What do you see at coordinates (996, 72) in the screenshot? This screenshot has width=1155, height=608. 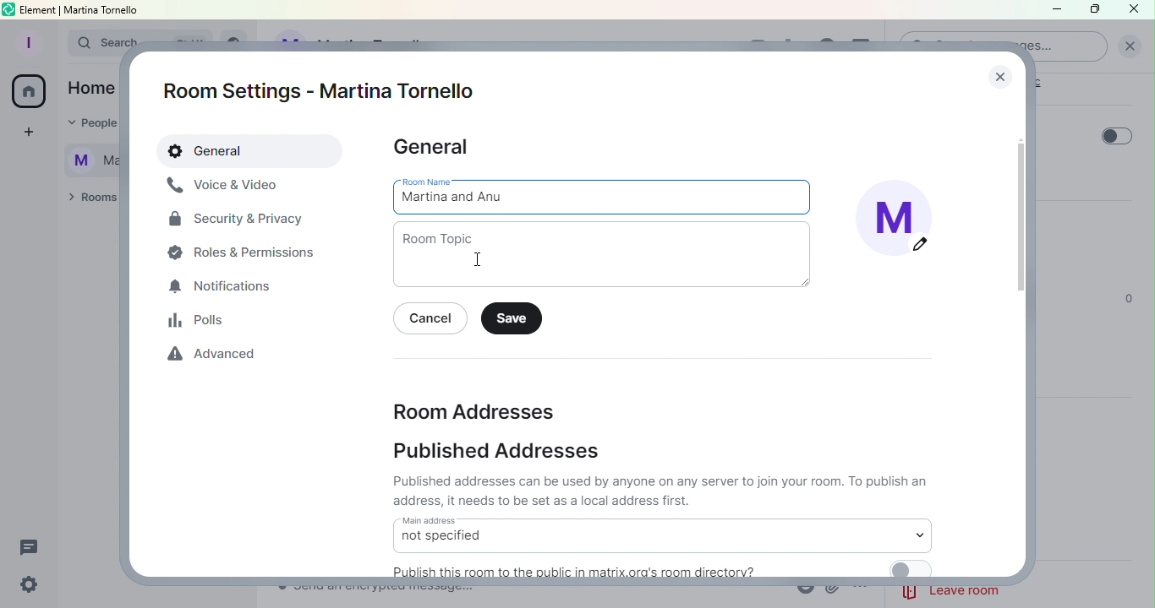 I see `Close` at bounding box center [996, 72].